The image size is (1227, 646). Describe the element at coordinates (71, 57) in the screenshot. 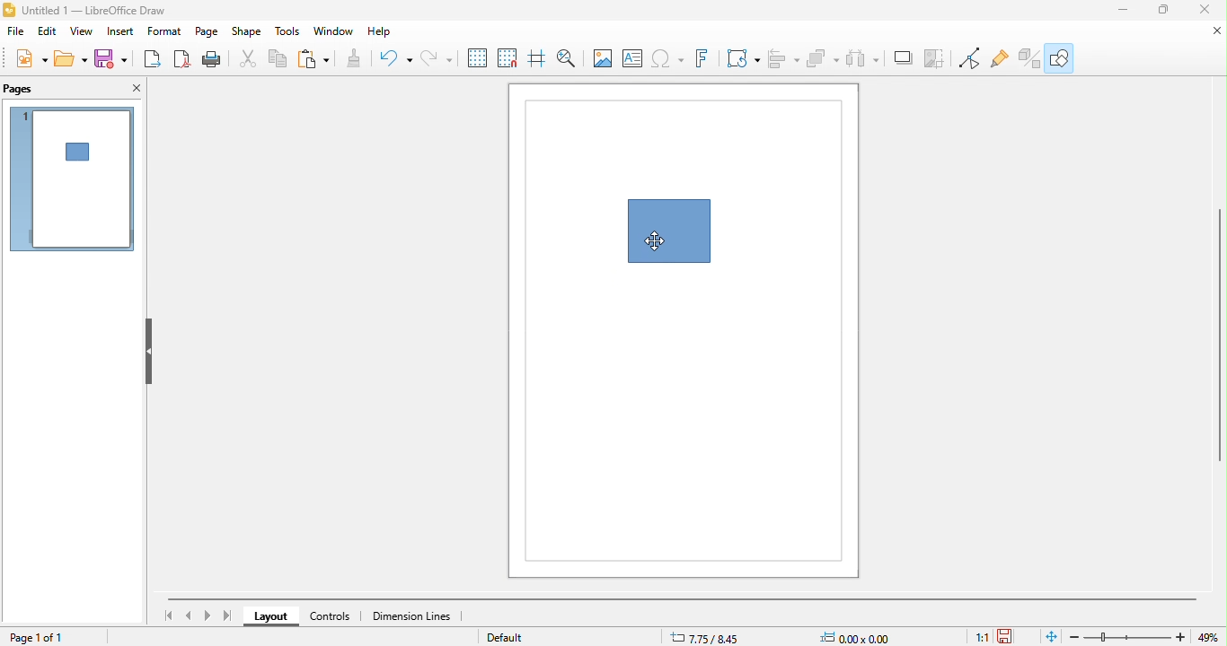

I see `open` at that location.